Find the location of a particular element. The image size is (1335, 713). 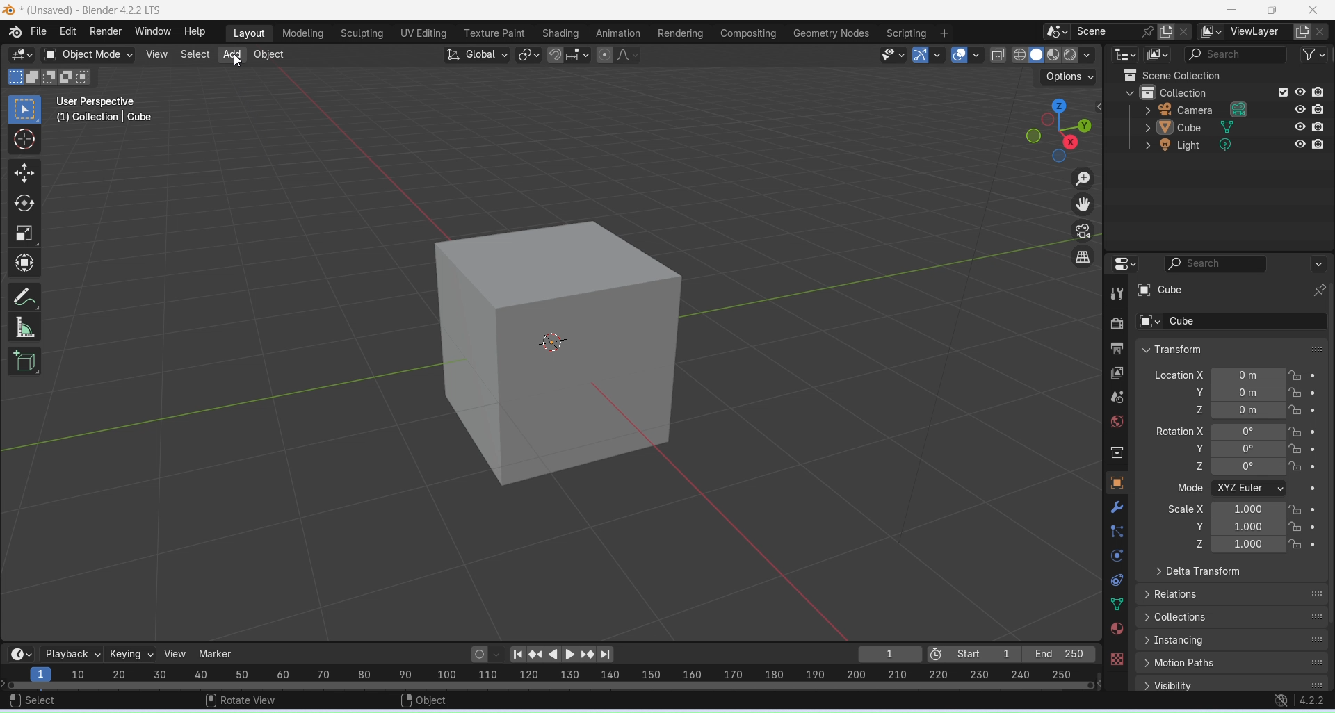

Shading is located at coordinates (560, 34).